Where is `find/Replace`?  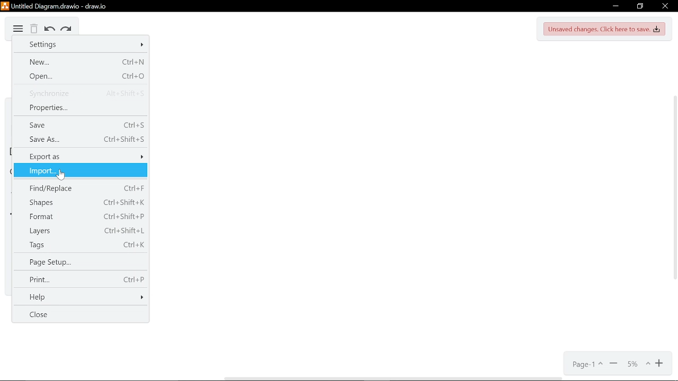
find/Replace is located at coordinates (82, 188).